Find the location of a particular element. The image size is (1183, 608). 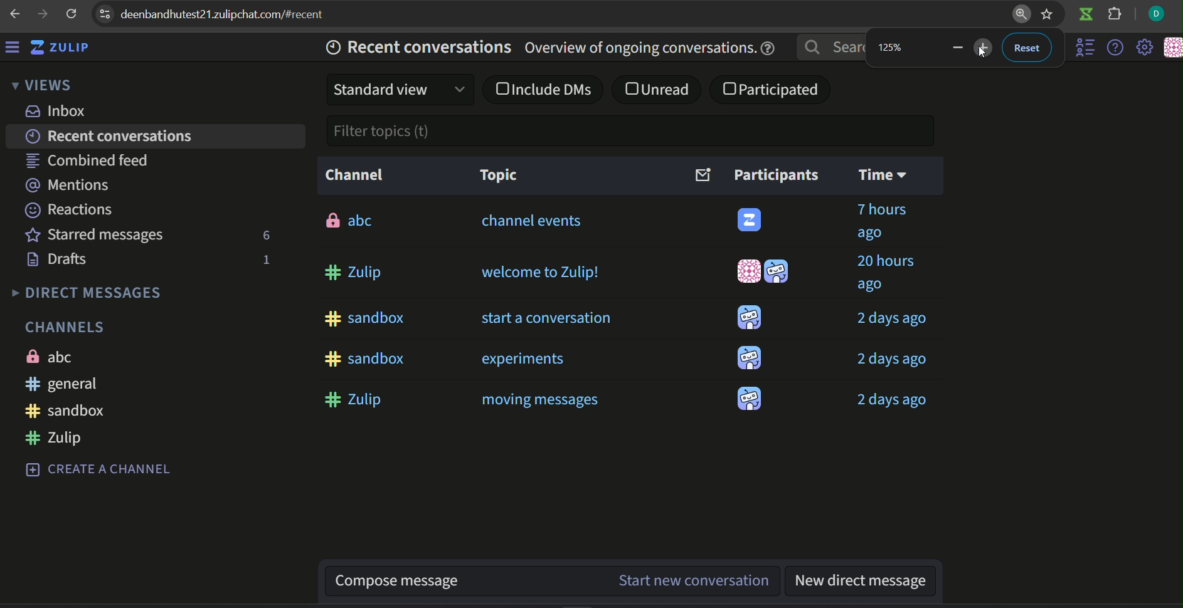

Start new conversation is located at coordinates (698, 580).